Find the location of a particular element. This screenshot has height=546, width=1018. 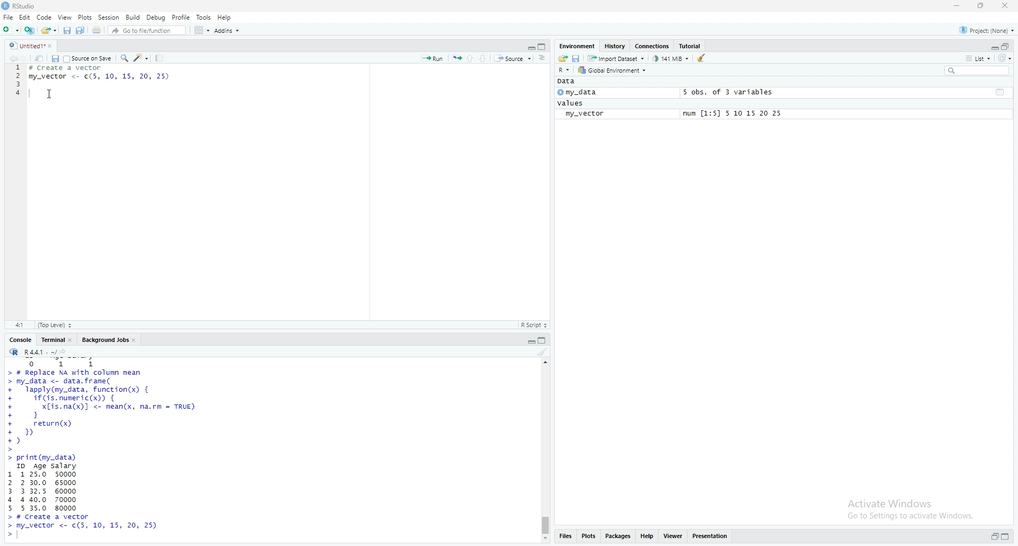

save workspace is located at coordinates (577, 58).